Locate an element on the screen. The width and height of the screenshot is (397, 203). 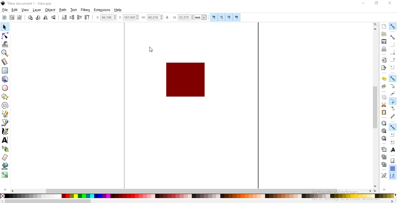
enable snapping is located at coordinates (393, 26).